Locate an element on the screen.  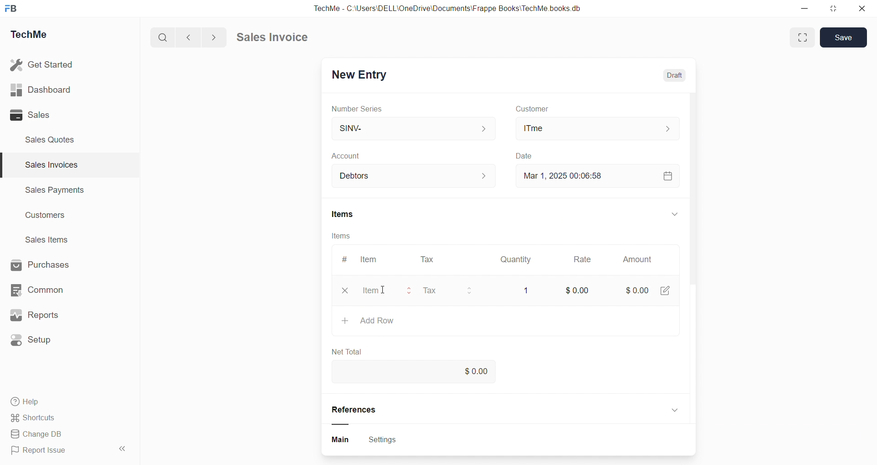
Dropdown is located at coordinates (673, 408).